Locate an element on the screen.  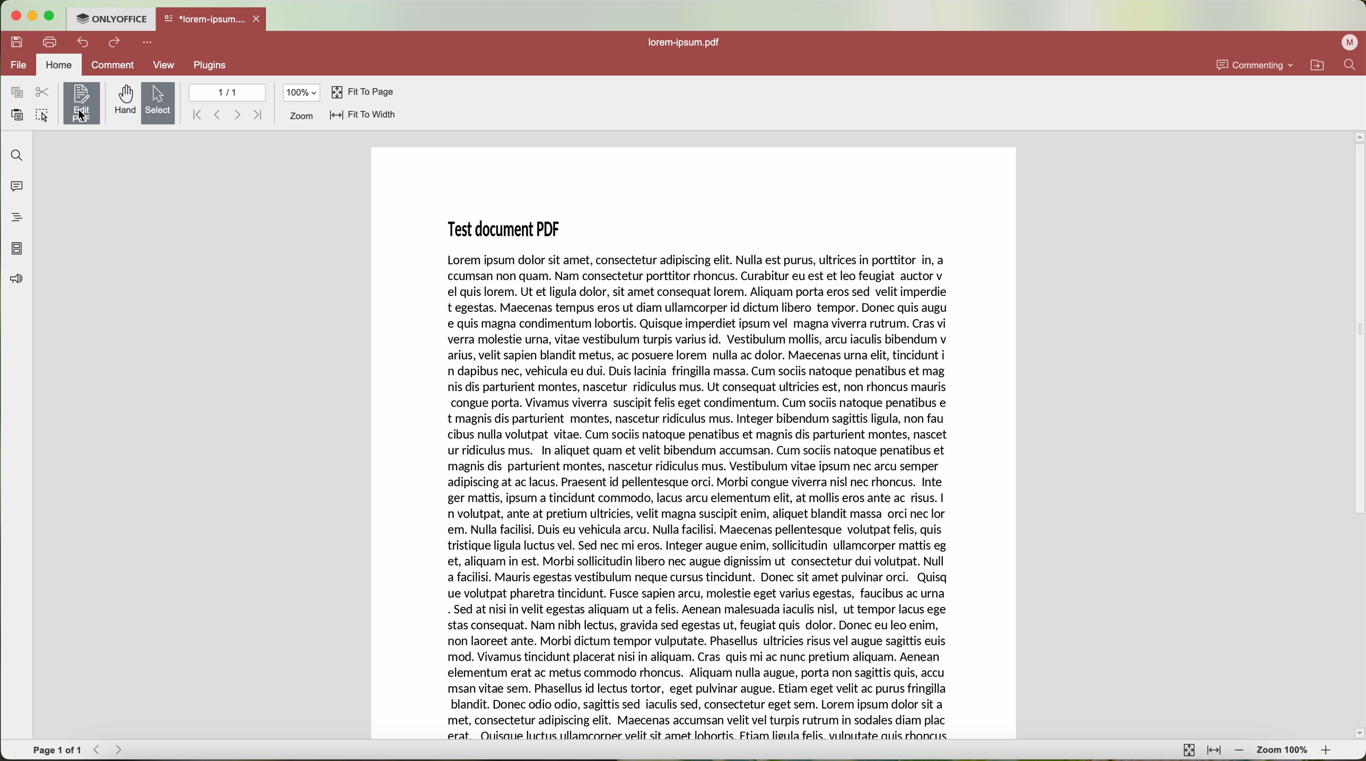
save is located at coordinates (17, 42).